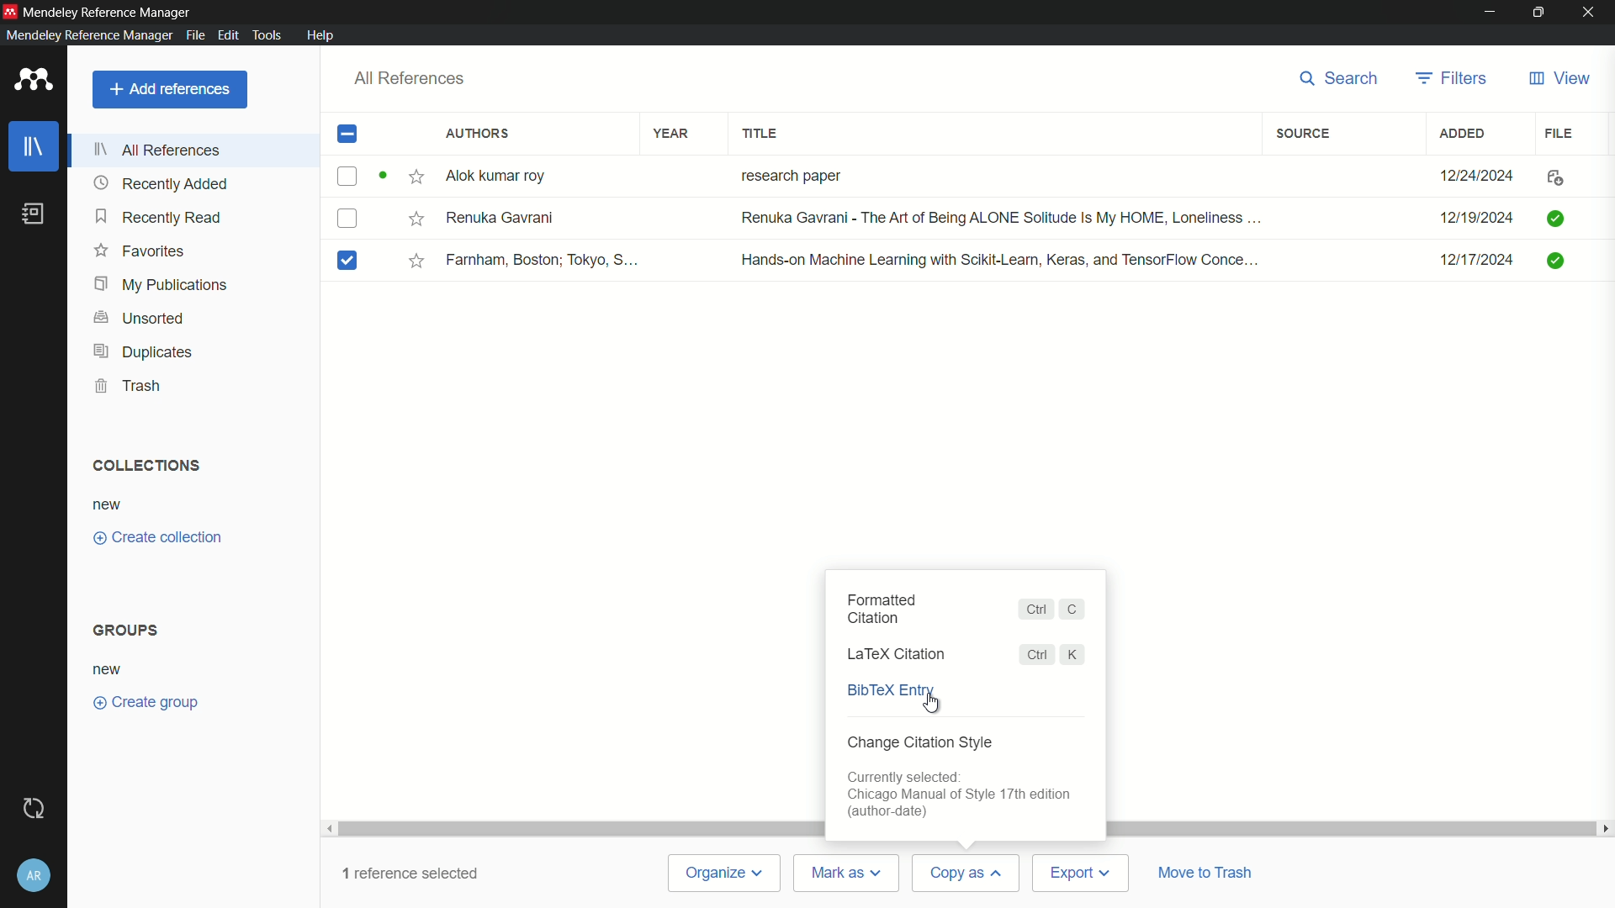 Image resolution: width=1615 pixels, height=908 pixels. Describe the element at coordinates (963, 795) in the screenshot. I see `Currently selected Chicago Manual of Style 17th edition (author-date)` at that location.